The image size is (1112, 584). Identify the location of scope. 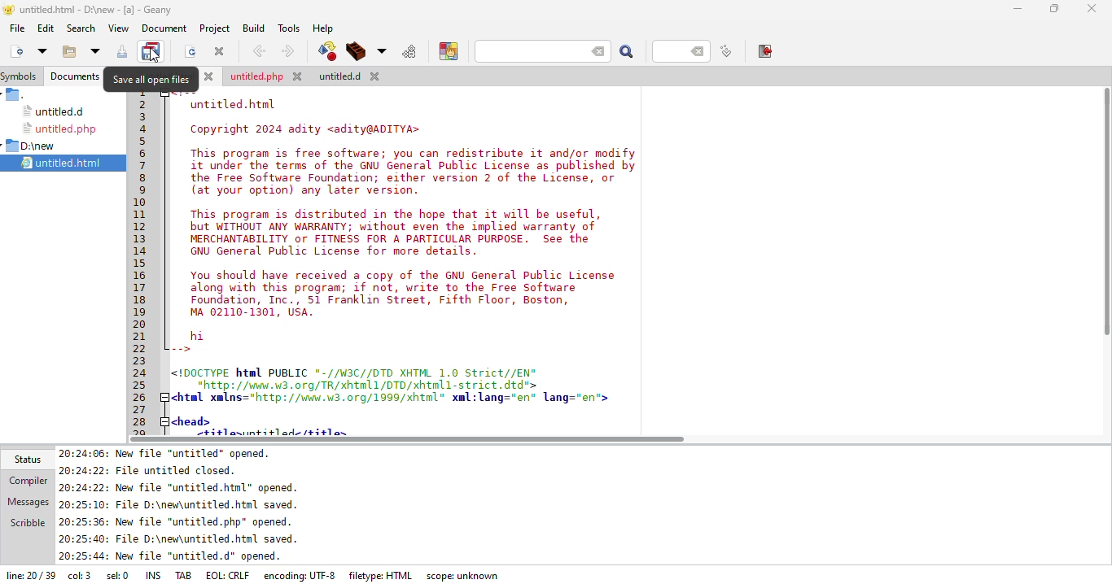
(471, 577).